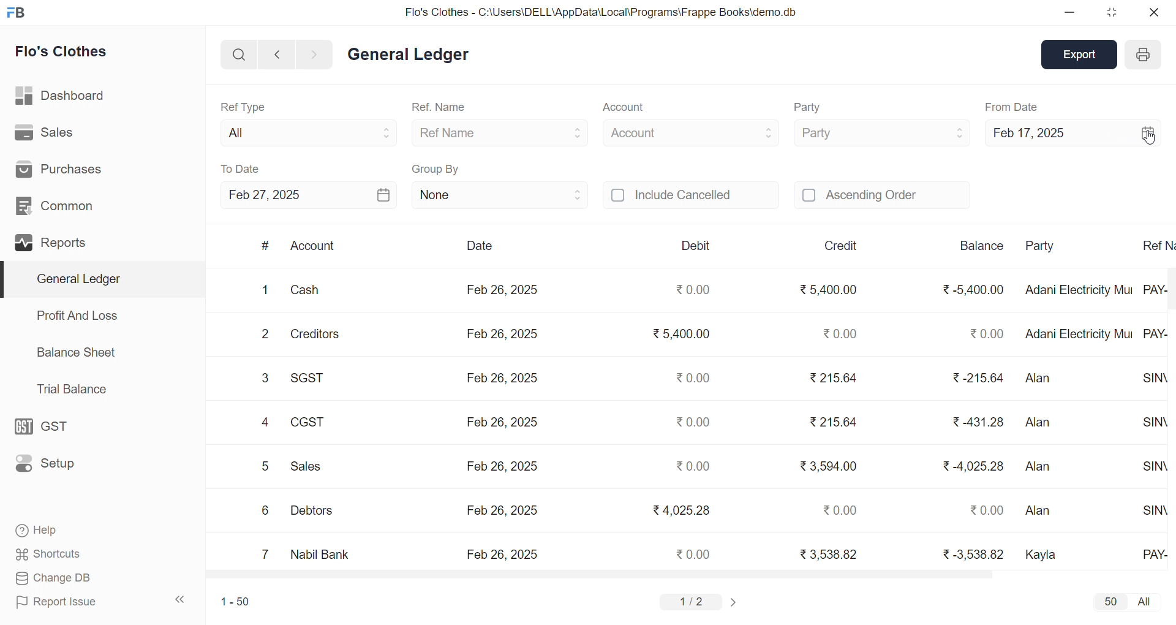 This screenshot has height=625, width=1176. I want to click on ₹-215.64, so click(973, 376).